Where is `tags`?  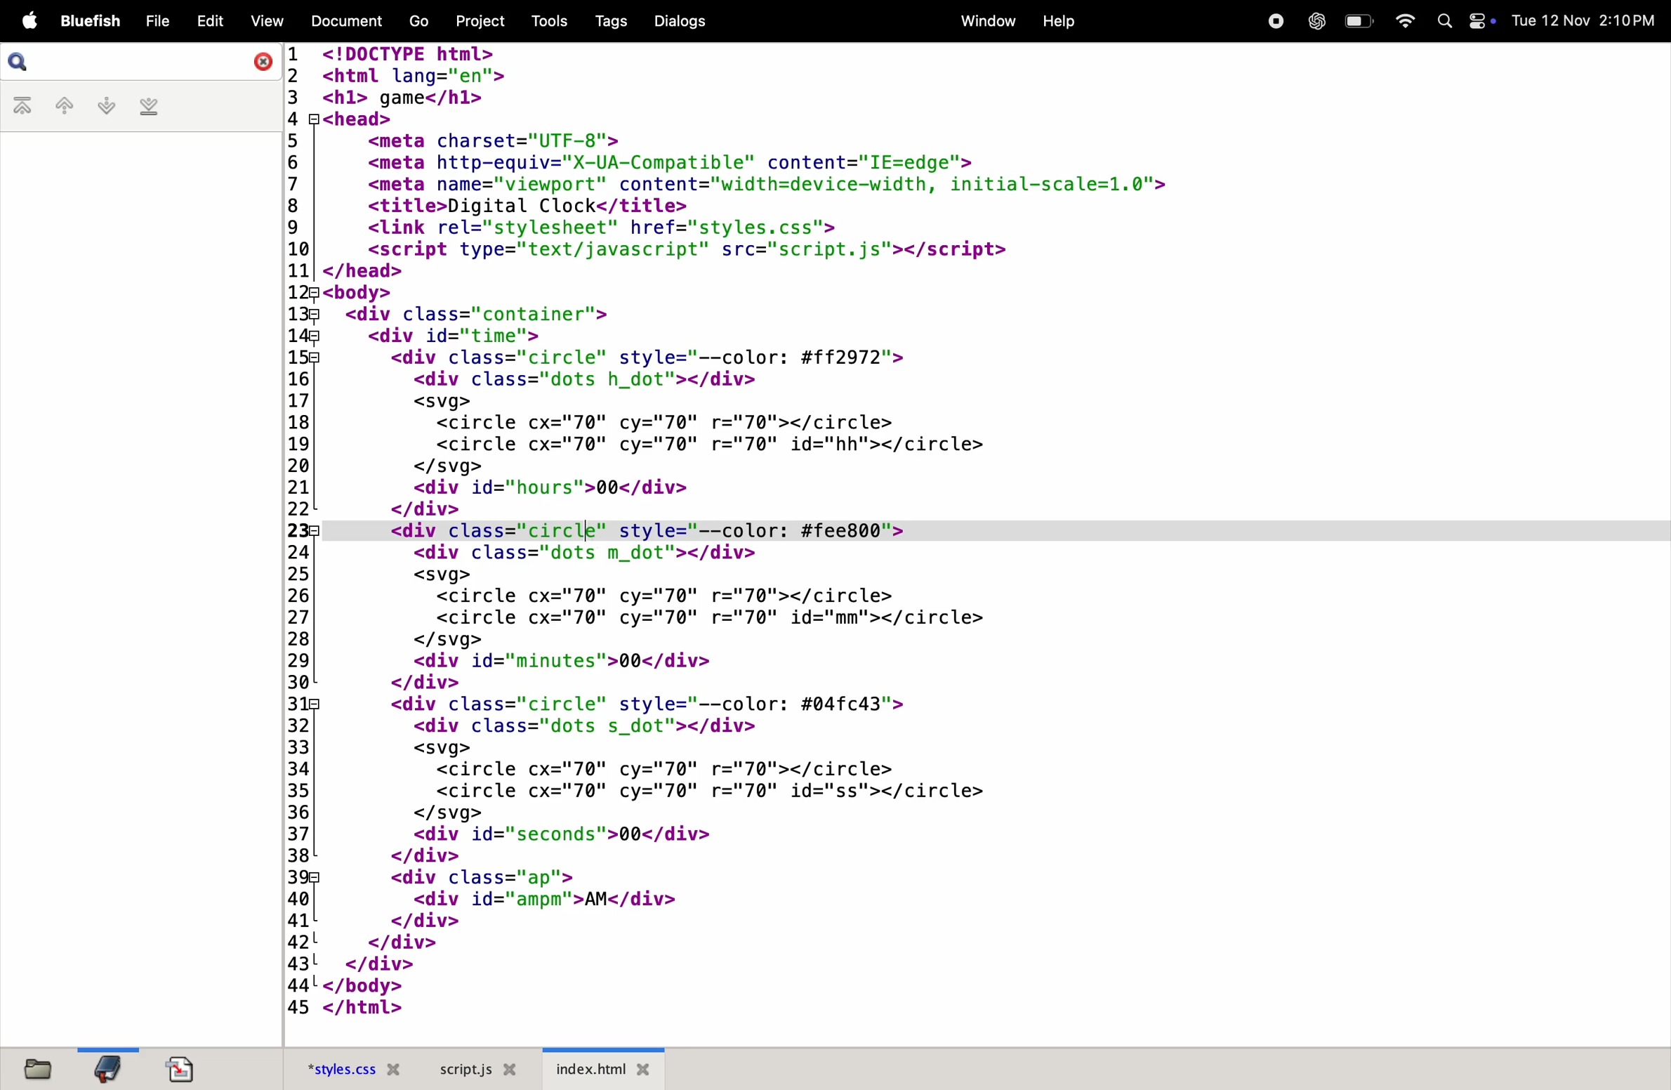
tags is located at coordinates (609, 20).